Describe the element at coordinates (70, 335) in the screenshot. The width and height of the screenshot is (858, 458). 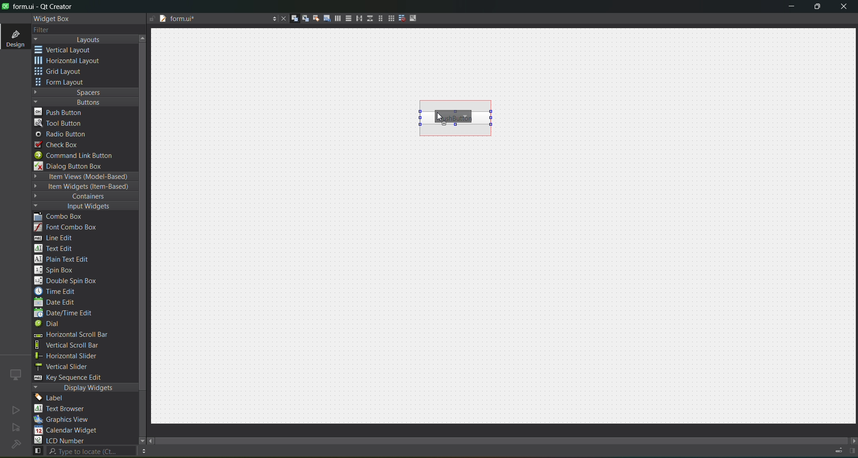
I see `horizontal scroll bar` at that location.